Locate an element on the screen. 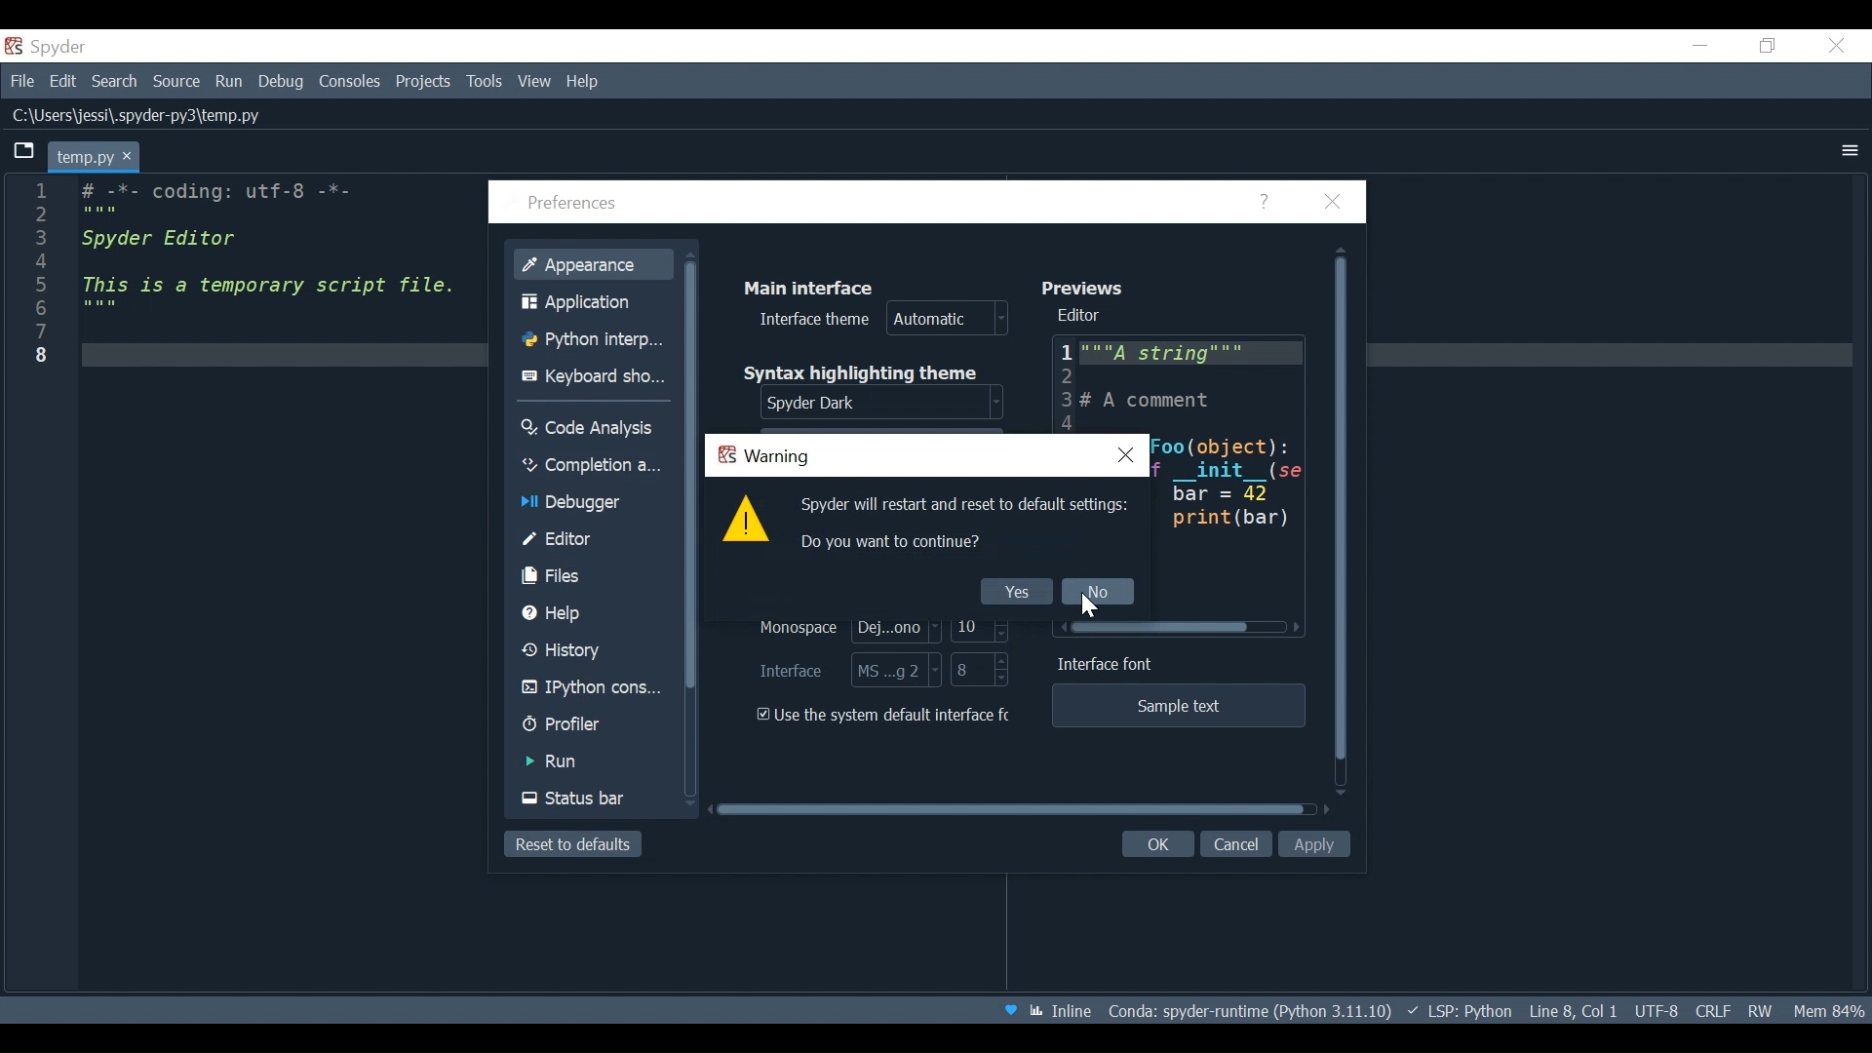 The width and height of the screenshot is (1872, 1053). Current Tab is located at coordinates (96, 156).